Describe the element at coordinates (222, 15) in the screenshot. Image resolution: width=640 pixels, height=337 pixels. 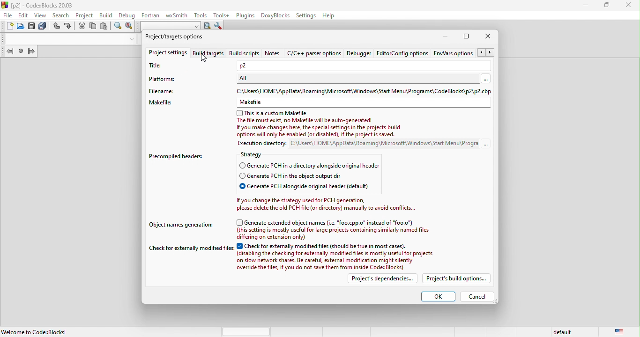
I see `tools++` at that location.